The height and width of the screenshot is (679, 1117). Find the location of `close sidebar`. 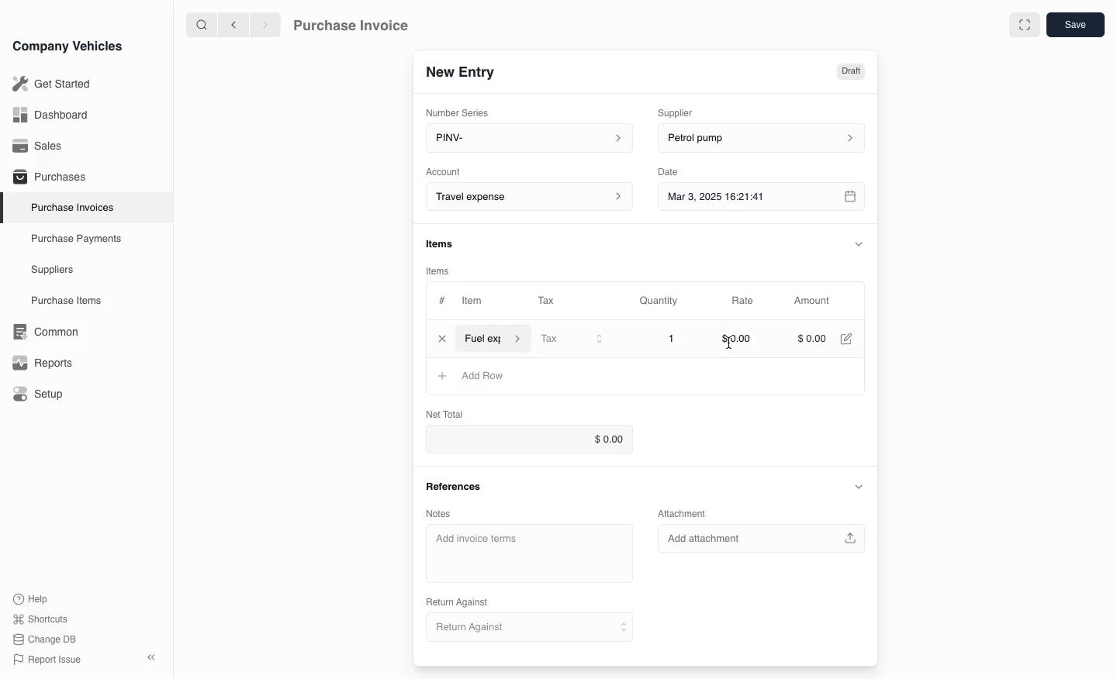

close sidebar is located at coordinates (153, 656).